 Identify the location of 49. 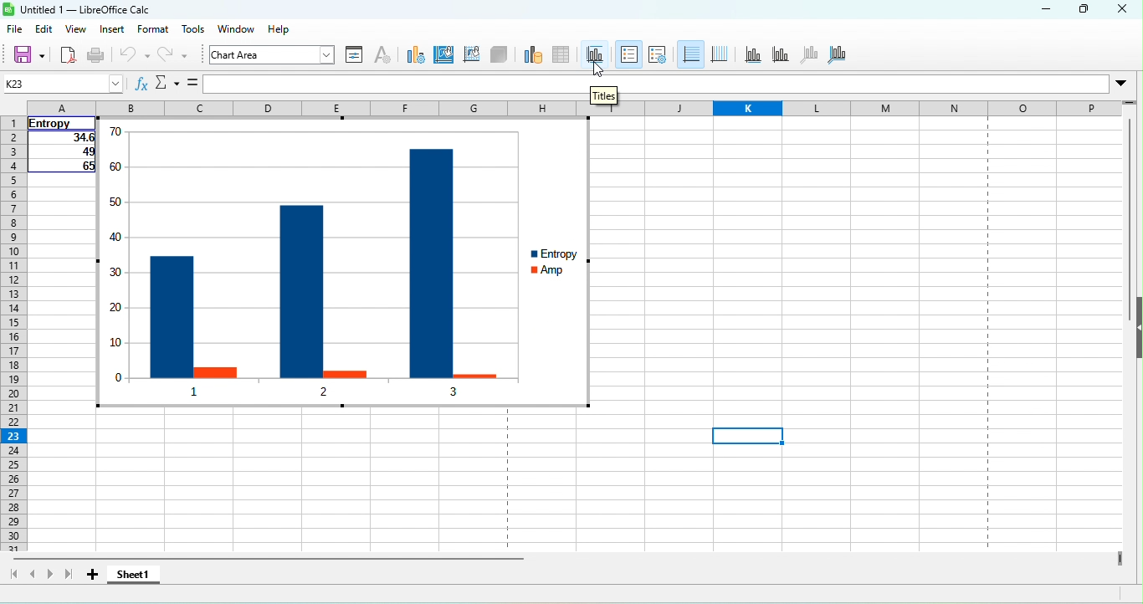
(64, 153).